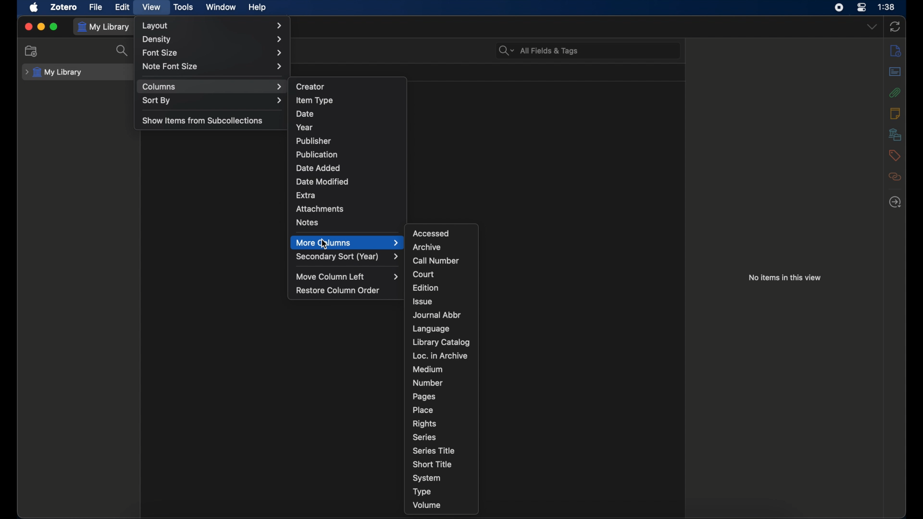 This screenshot has width=923, height=519. Describe the element at coordinates (436, 450) in the screenshot. I see `series titile` at that location.